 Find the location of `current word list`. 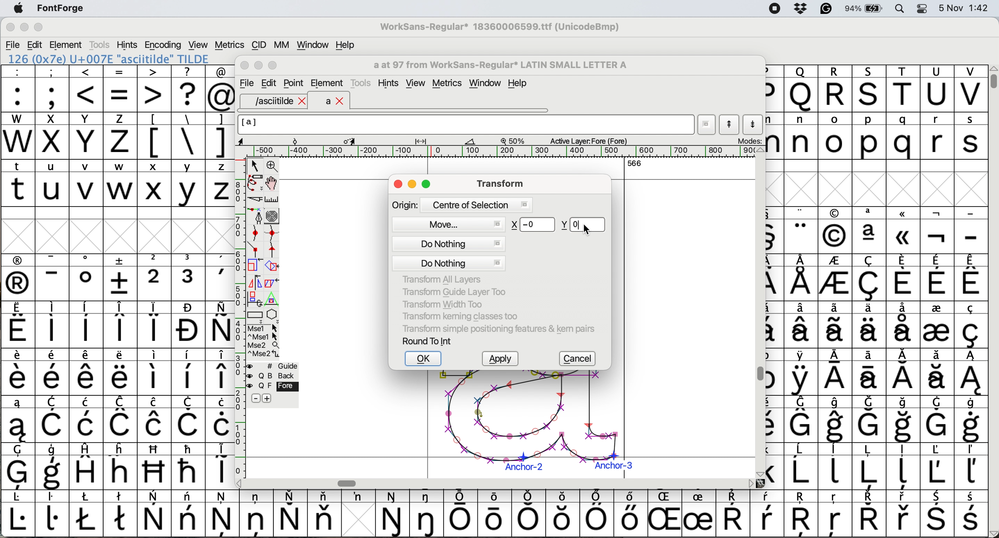

current word list is located at coordinates (707, 126).